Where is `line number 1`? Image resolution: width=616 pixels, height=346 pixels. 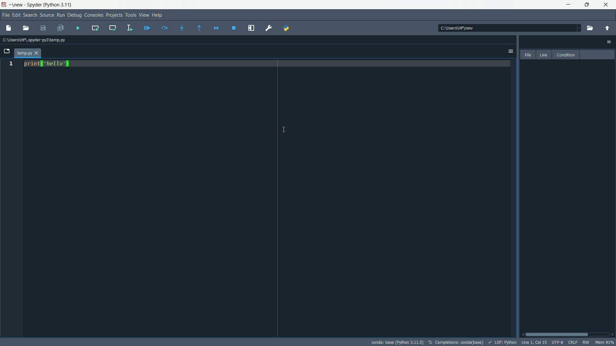 line number 1 is located at coordinates (10, 64).